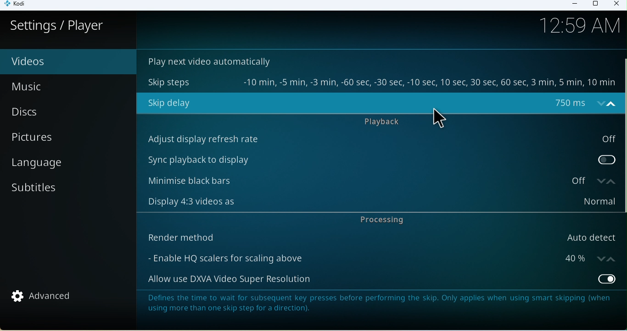  Describe the element at coordinates (381, 309) in the screenshot. I see `Note` at that location.